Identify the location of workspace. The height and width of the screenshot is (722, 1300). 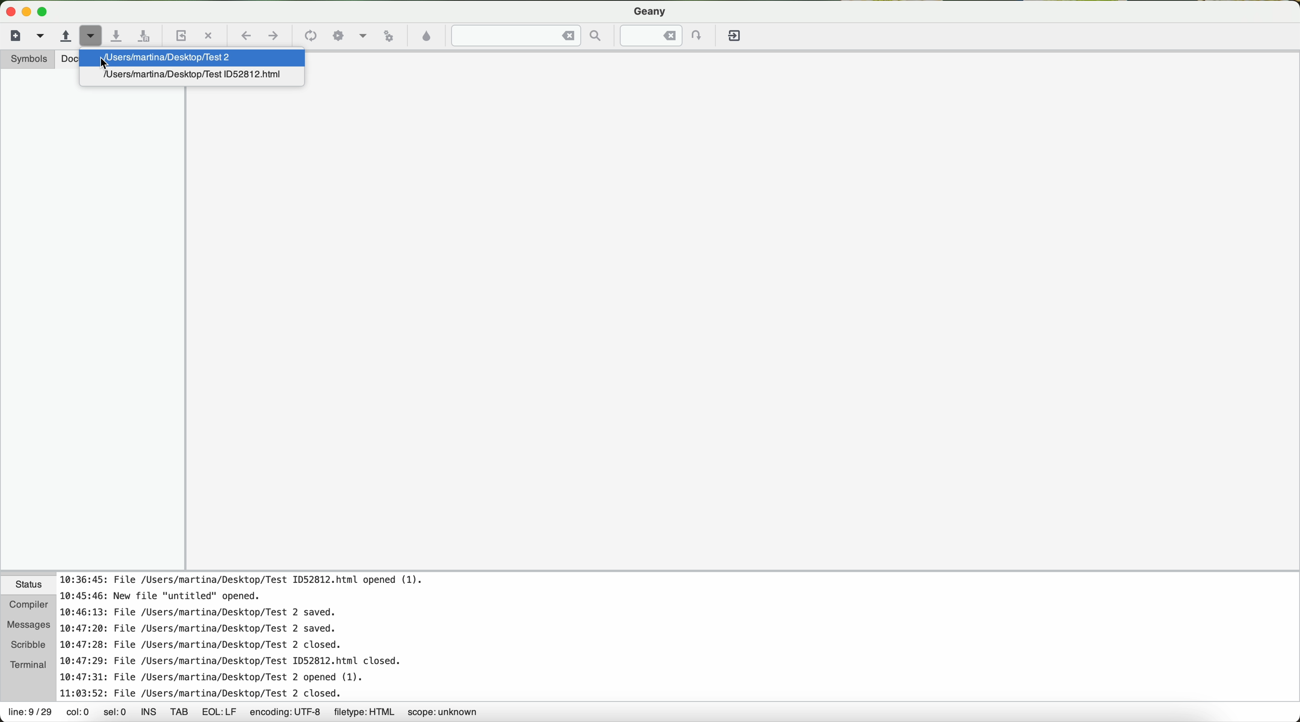
(742, 335).